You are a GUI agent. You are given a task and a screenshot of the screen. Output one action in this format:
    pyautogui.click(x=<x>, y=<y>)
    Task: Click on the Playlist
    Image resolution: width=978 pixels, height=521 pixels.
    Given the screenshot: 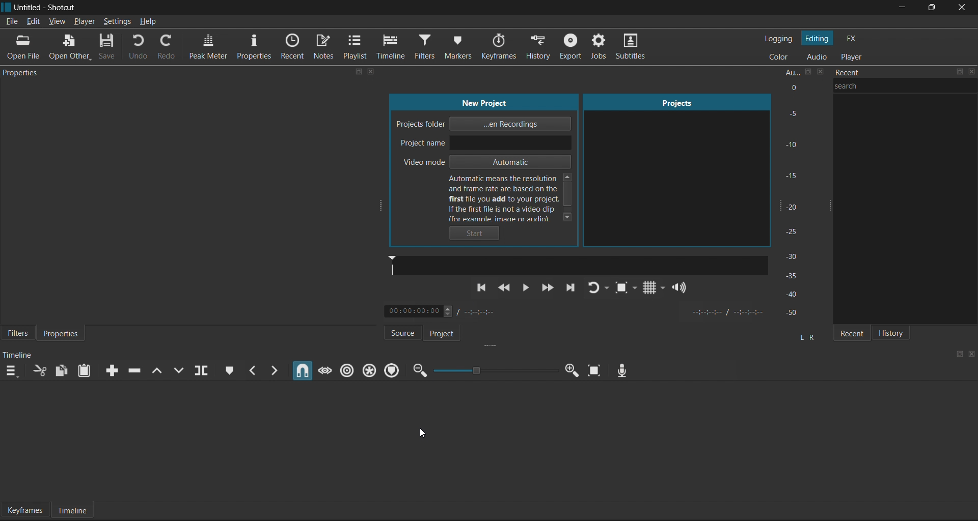 What is the action you would take?
    pyautogui.click(x=357, y=48)
    